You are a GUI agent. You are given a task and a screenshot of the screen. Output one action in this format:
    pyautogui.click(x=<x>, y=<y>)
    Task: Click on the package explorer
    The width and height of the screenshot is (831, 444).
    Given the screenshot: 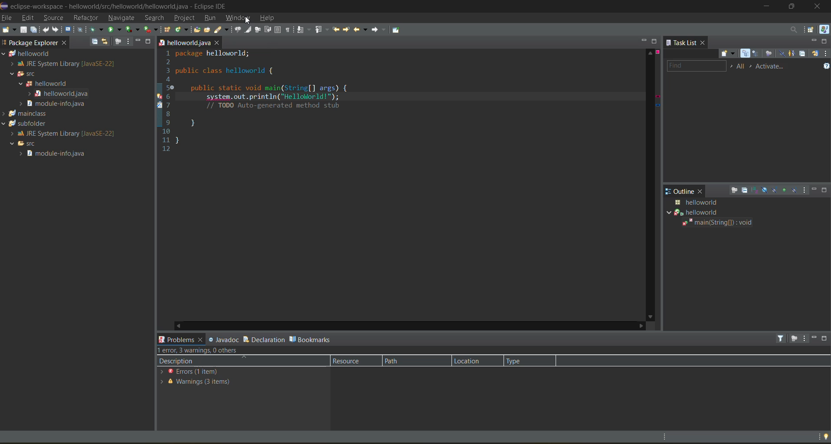 What is the action you would take?
    pyautogui.click(x=29, y=43)
    